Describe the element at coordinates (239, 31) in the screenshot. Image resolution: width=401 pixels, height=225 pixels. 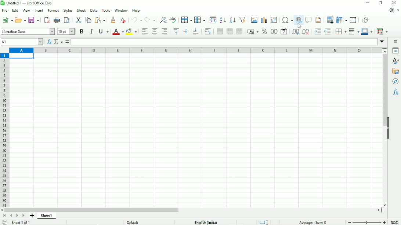
I see `Unmerge cells` at that location.